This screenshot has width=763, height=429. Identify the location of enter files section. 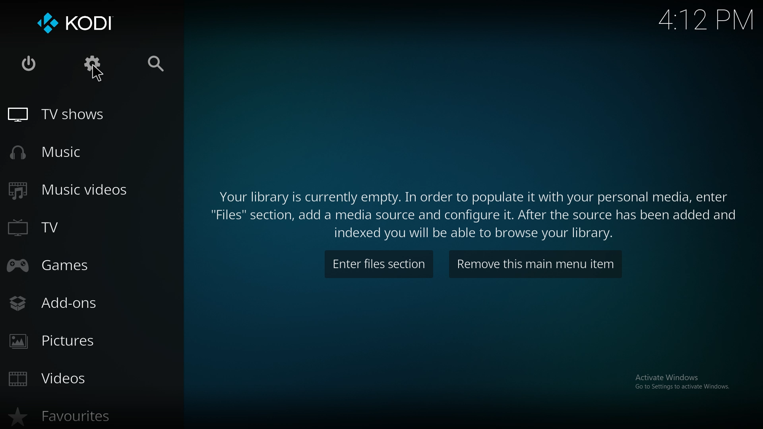
(378, 264).